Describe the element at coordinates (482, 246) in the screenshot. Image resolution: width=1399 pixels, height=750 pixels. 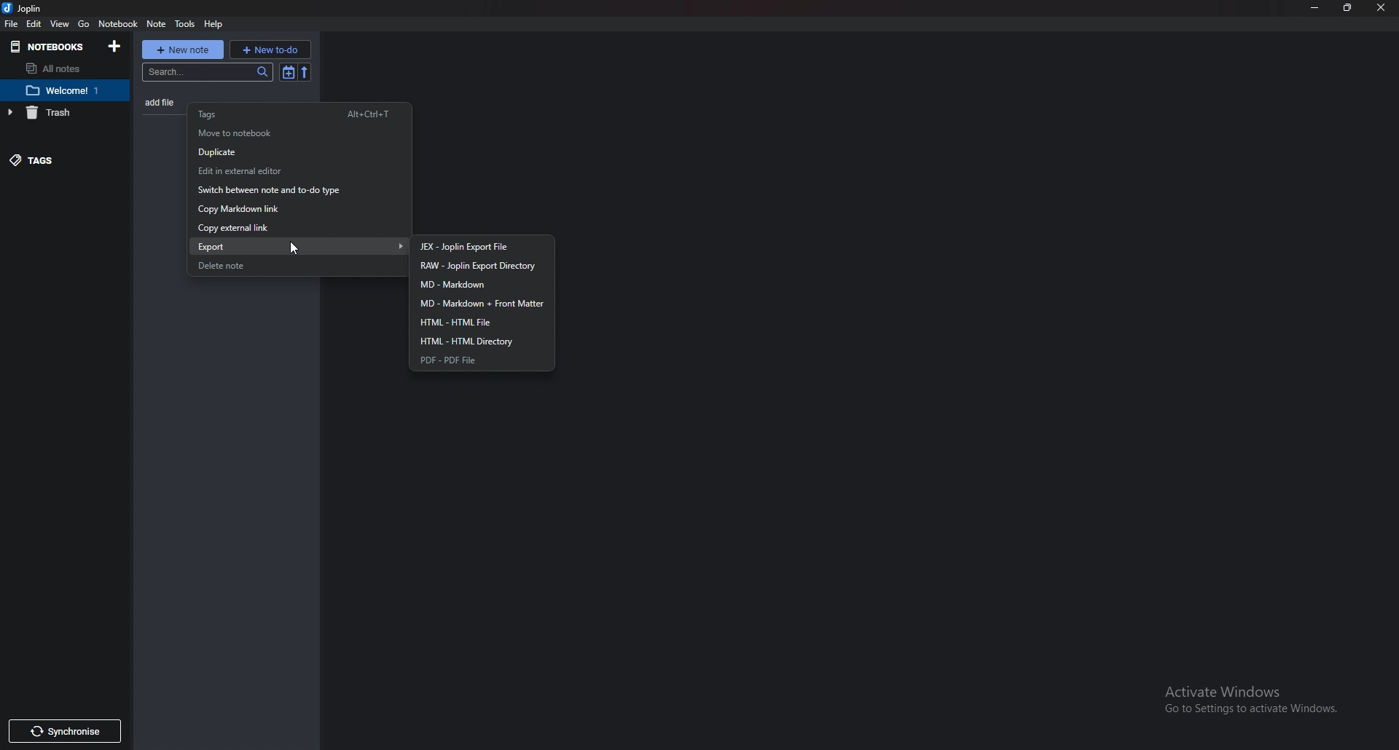
I see `jex` at that location.